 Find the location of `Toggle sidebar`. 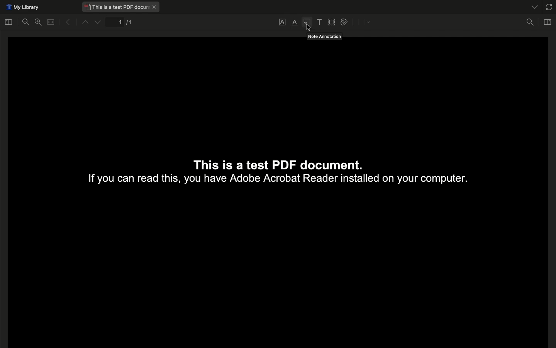

Toggle sidebar is located at coordinates (8, 22).